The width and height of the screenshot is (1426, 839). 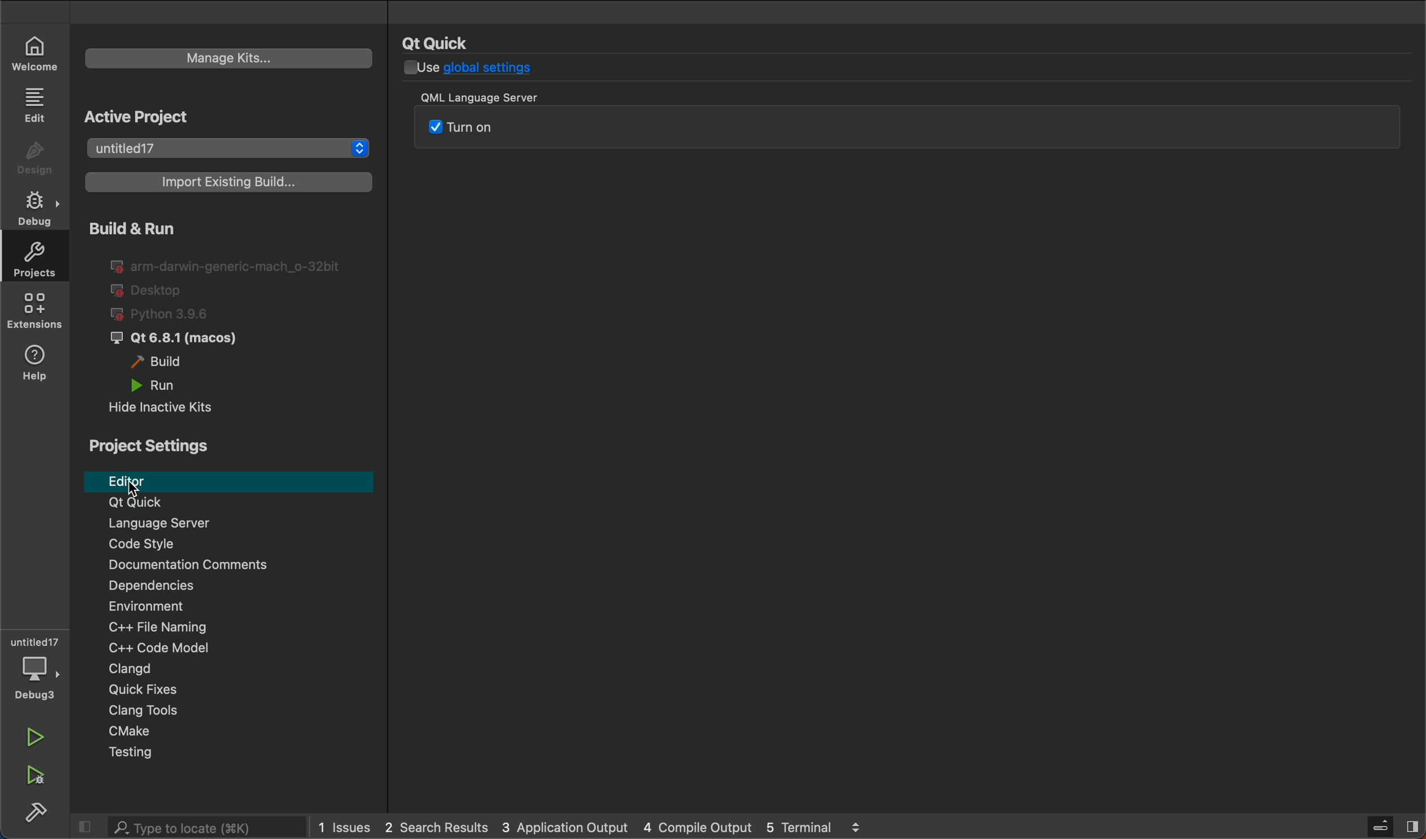 I want to click on language server, so click(x=216, y=524).